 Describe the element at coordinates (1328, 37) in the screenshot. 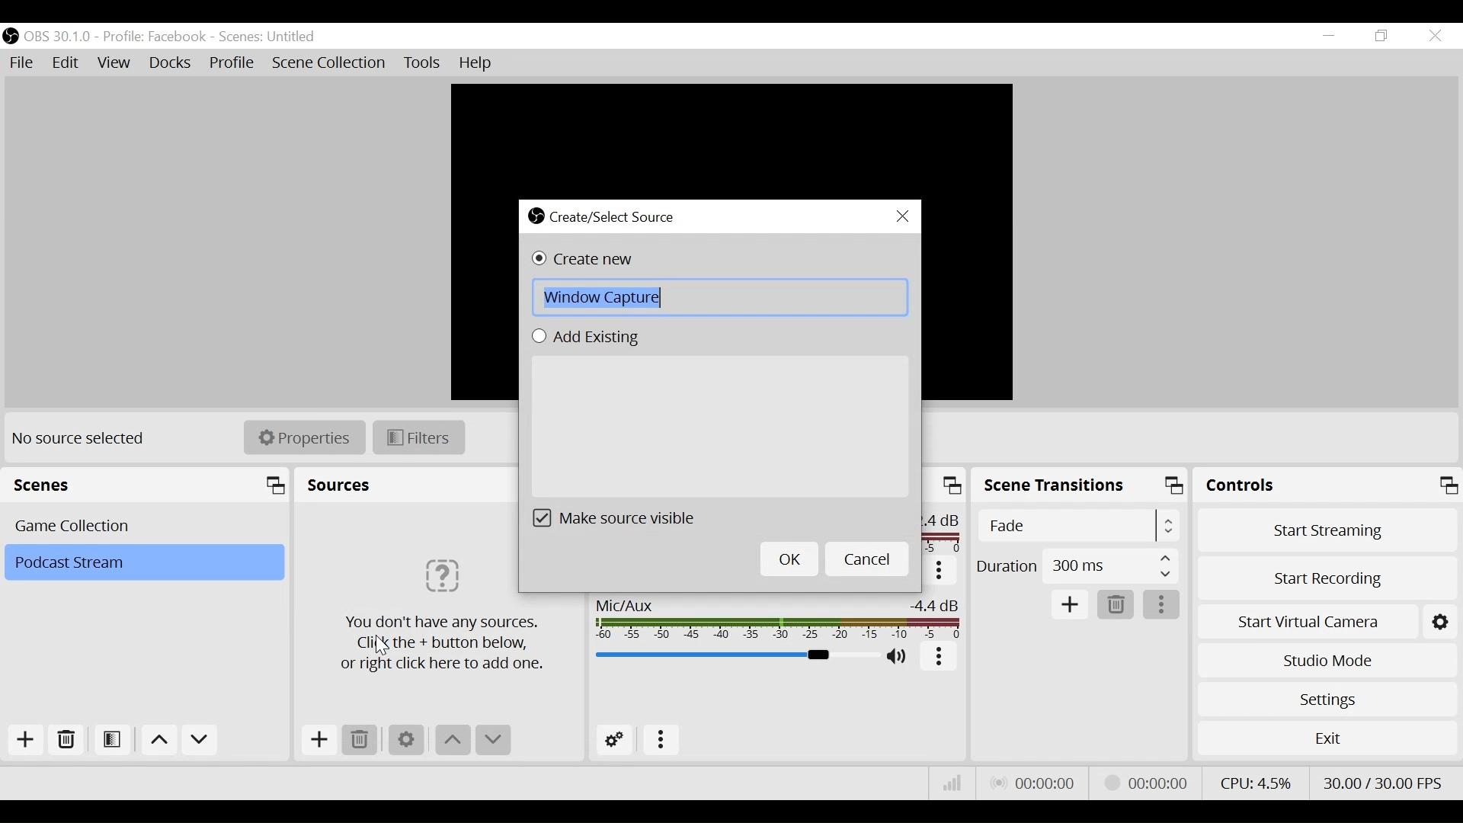

I see `minimize` at that location.